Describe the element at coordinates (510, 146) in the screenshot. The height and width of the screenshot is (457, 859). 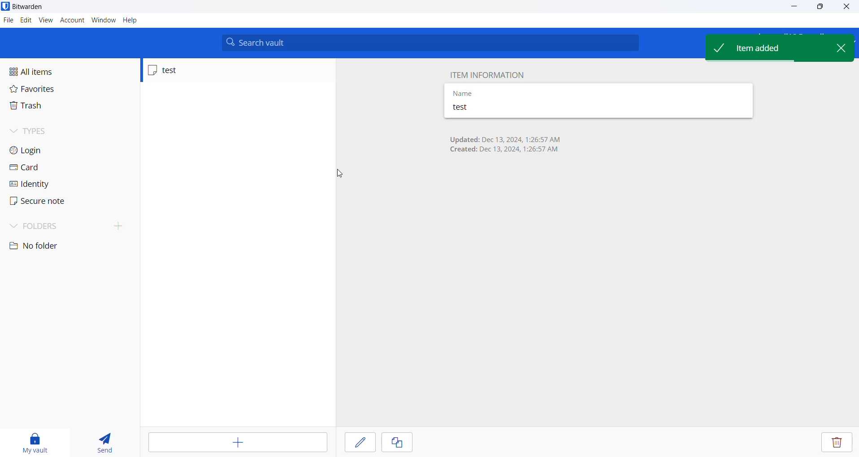
I see `update and deletion date` at that location.